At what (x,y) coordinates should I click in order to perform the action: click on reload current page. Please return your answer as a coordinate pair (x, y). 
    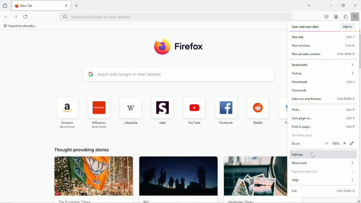
    Looking at the image, I should click on (26, 16).